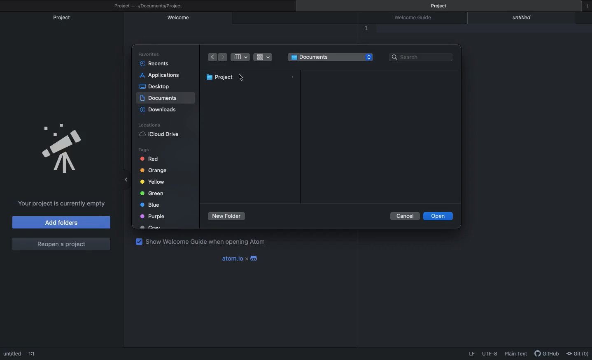 The width and height of the screenshot is (592, 360). I want to click on icon, so click(293, 77).